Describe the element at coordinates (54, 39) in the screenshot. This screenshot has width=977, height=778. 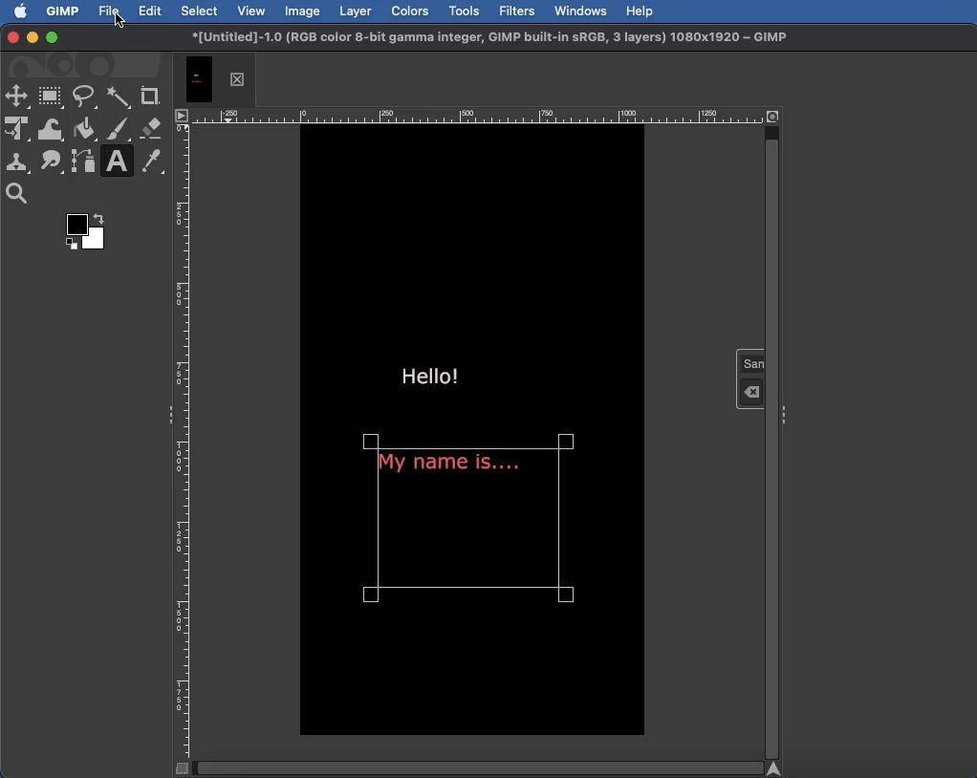
I see `Maximize` at that location.